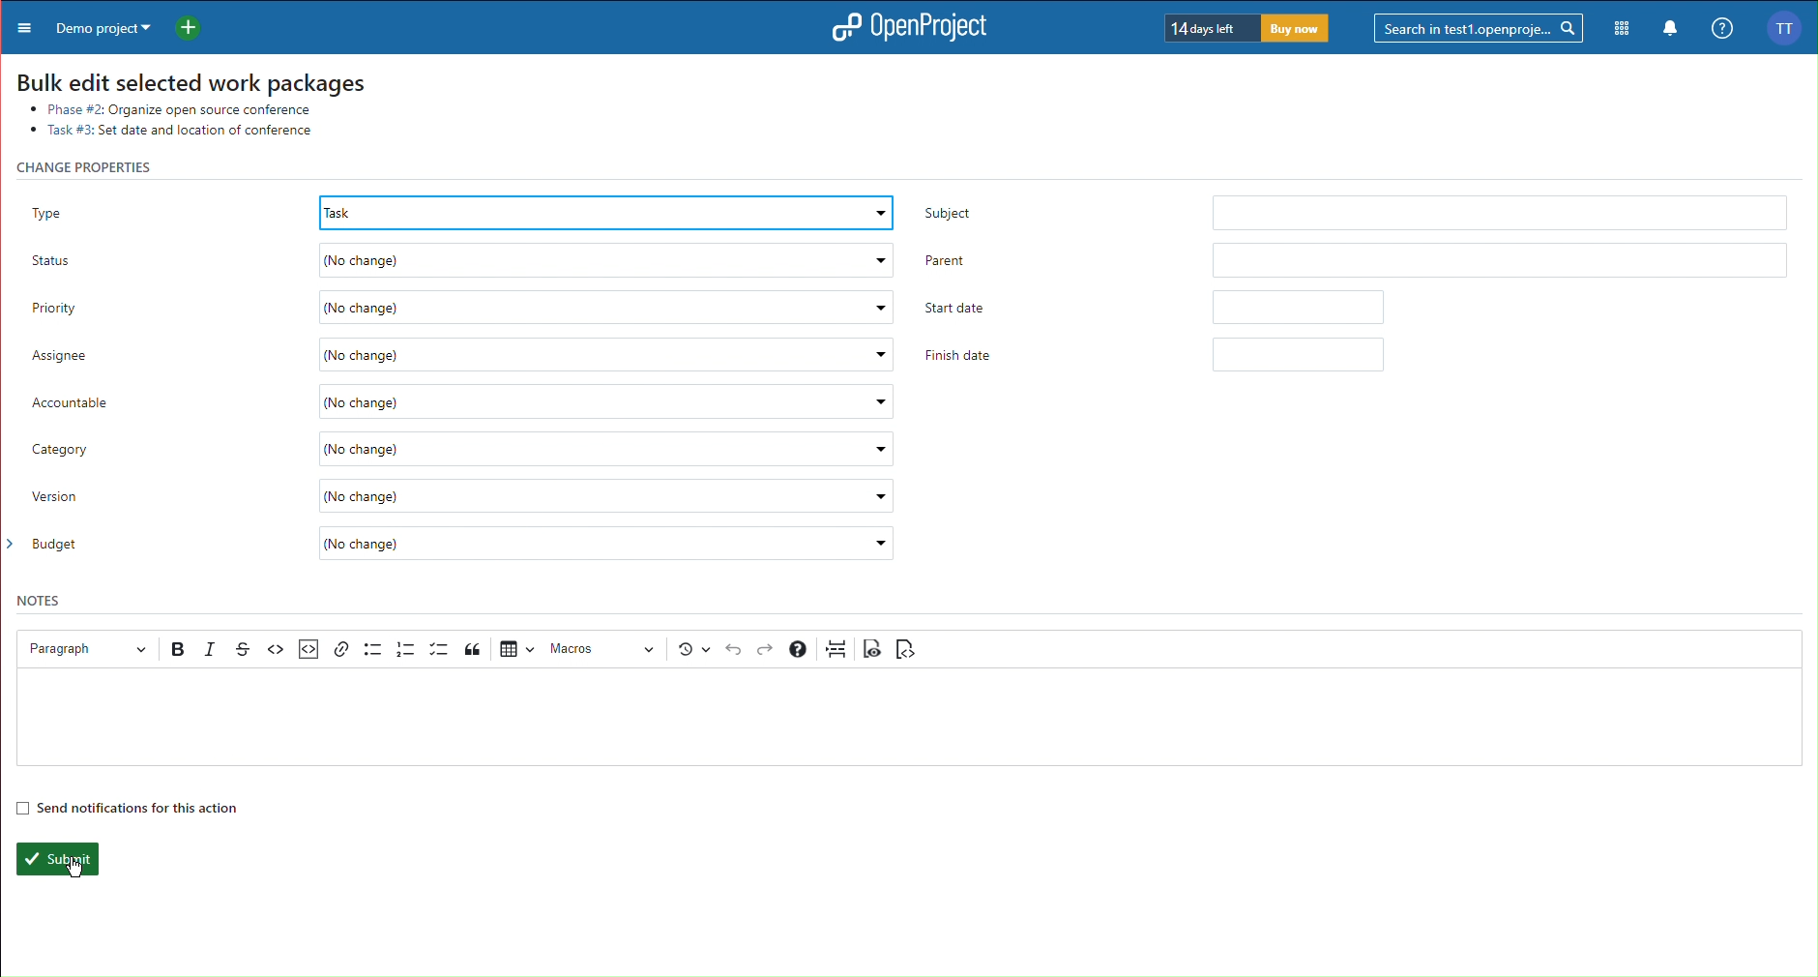 Image resolution: width=1818 pixels, height=977 pixels. Describe the element at coordinates (1248, 28) in the screenshot. I see `Trial timer` at that location.